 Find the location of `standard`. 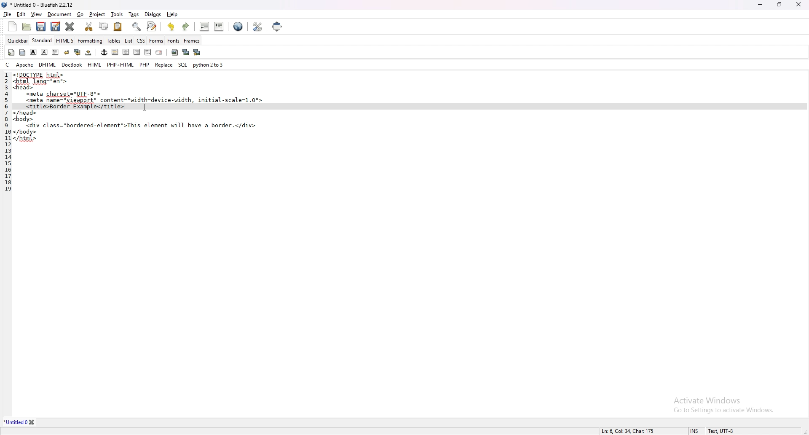

standard is located at coordinates (42, 40).